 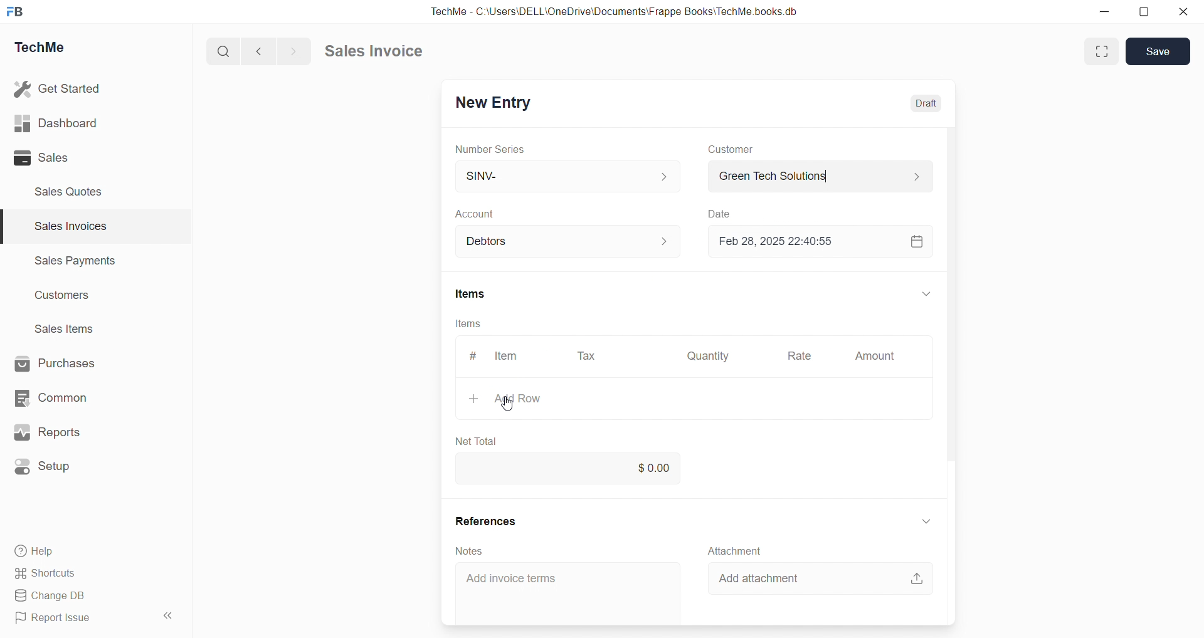 I want to click on Dashboard, so click(x=56, y=123).